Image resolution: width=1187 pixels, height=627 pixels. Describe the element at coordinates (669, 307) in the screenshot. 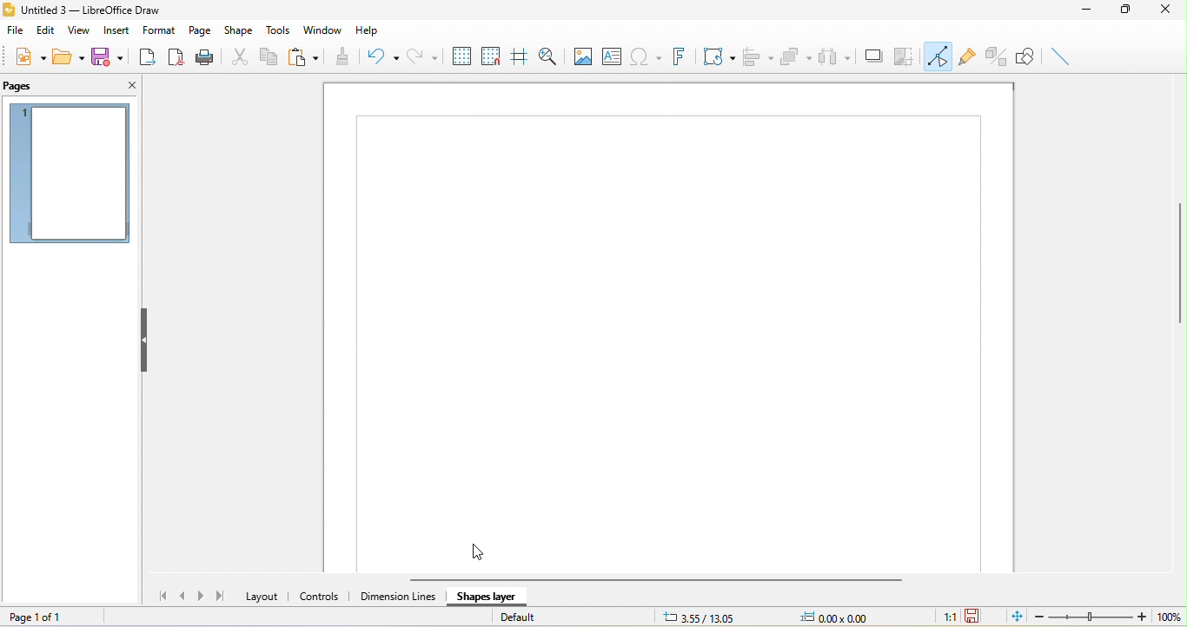

I see `Page` at that location.